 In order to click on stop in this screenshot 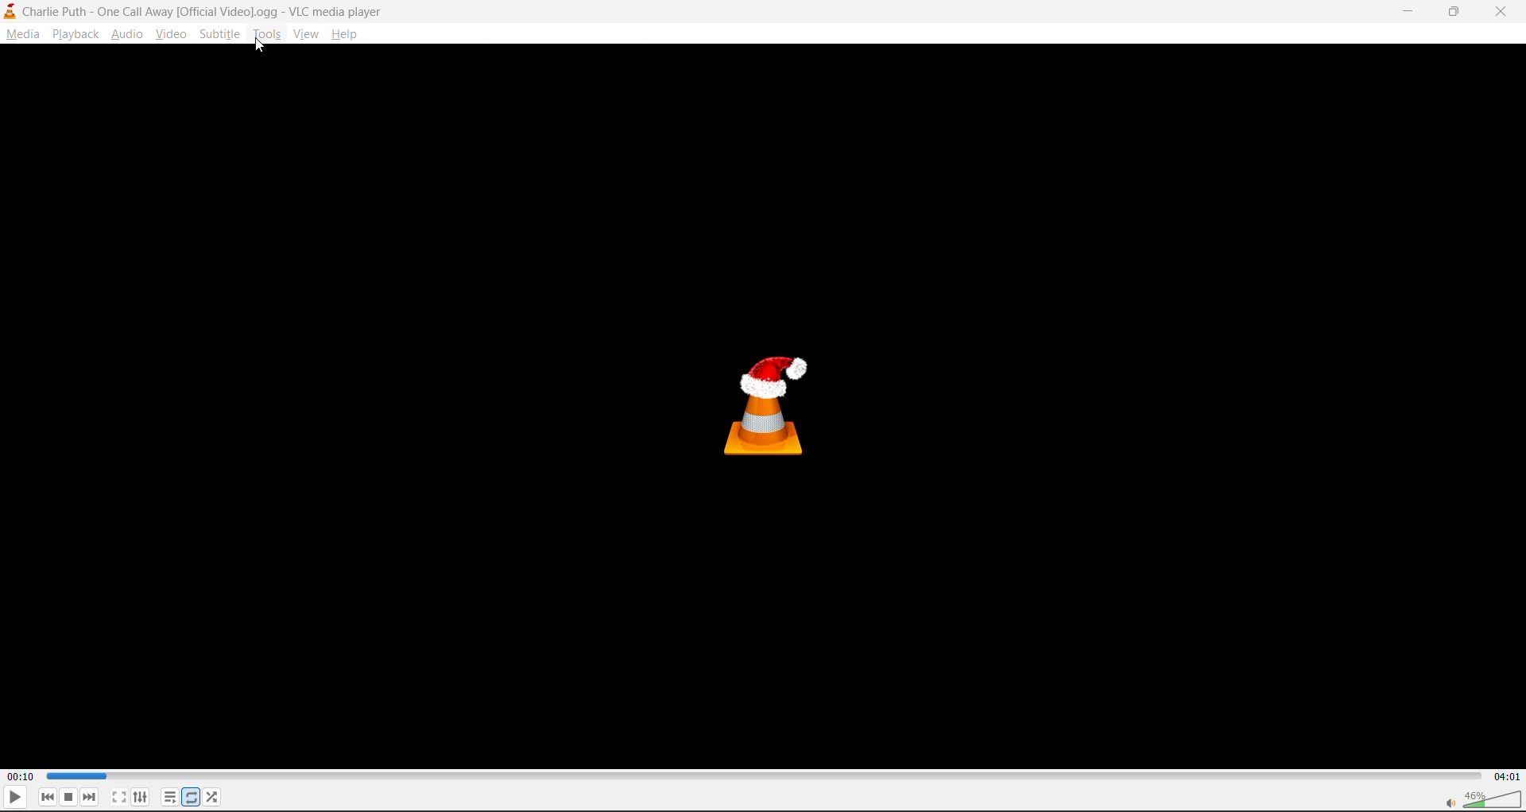, I will do `click(71, 798)`.